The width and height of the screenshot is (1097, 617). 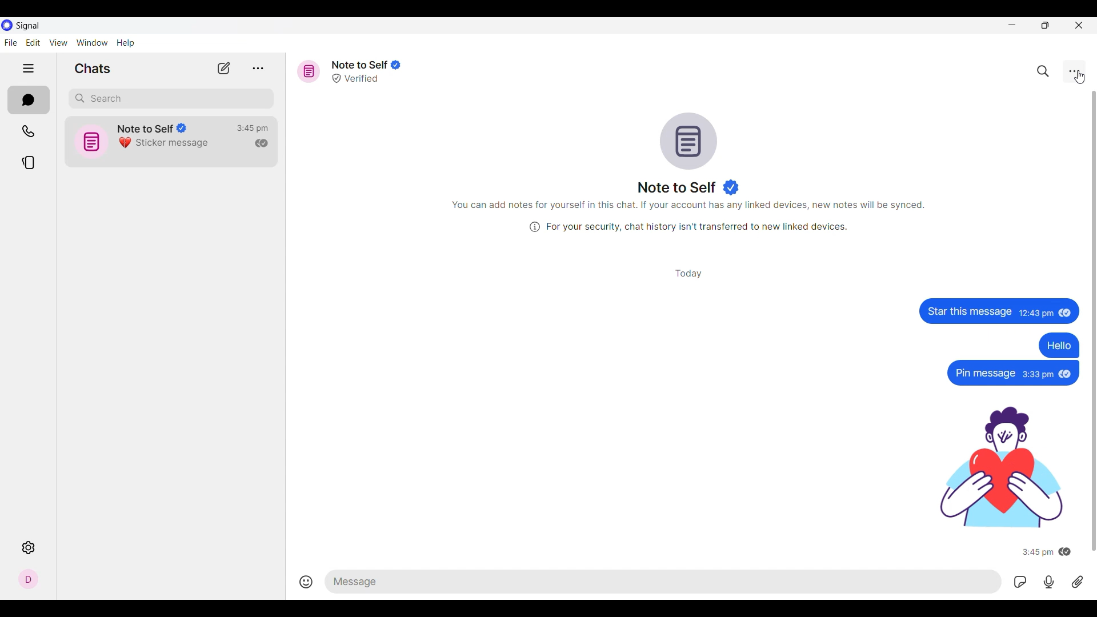 I want to click on New chat, so click(x=224, y=69).